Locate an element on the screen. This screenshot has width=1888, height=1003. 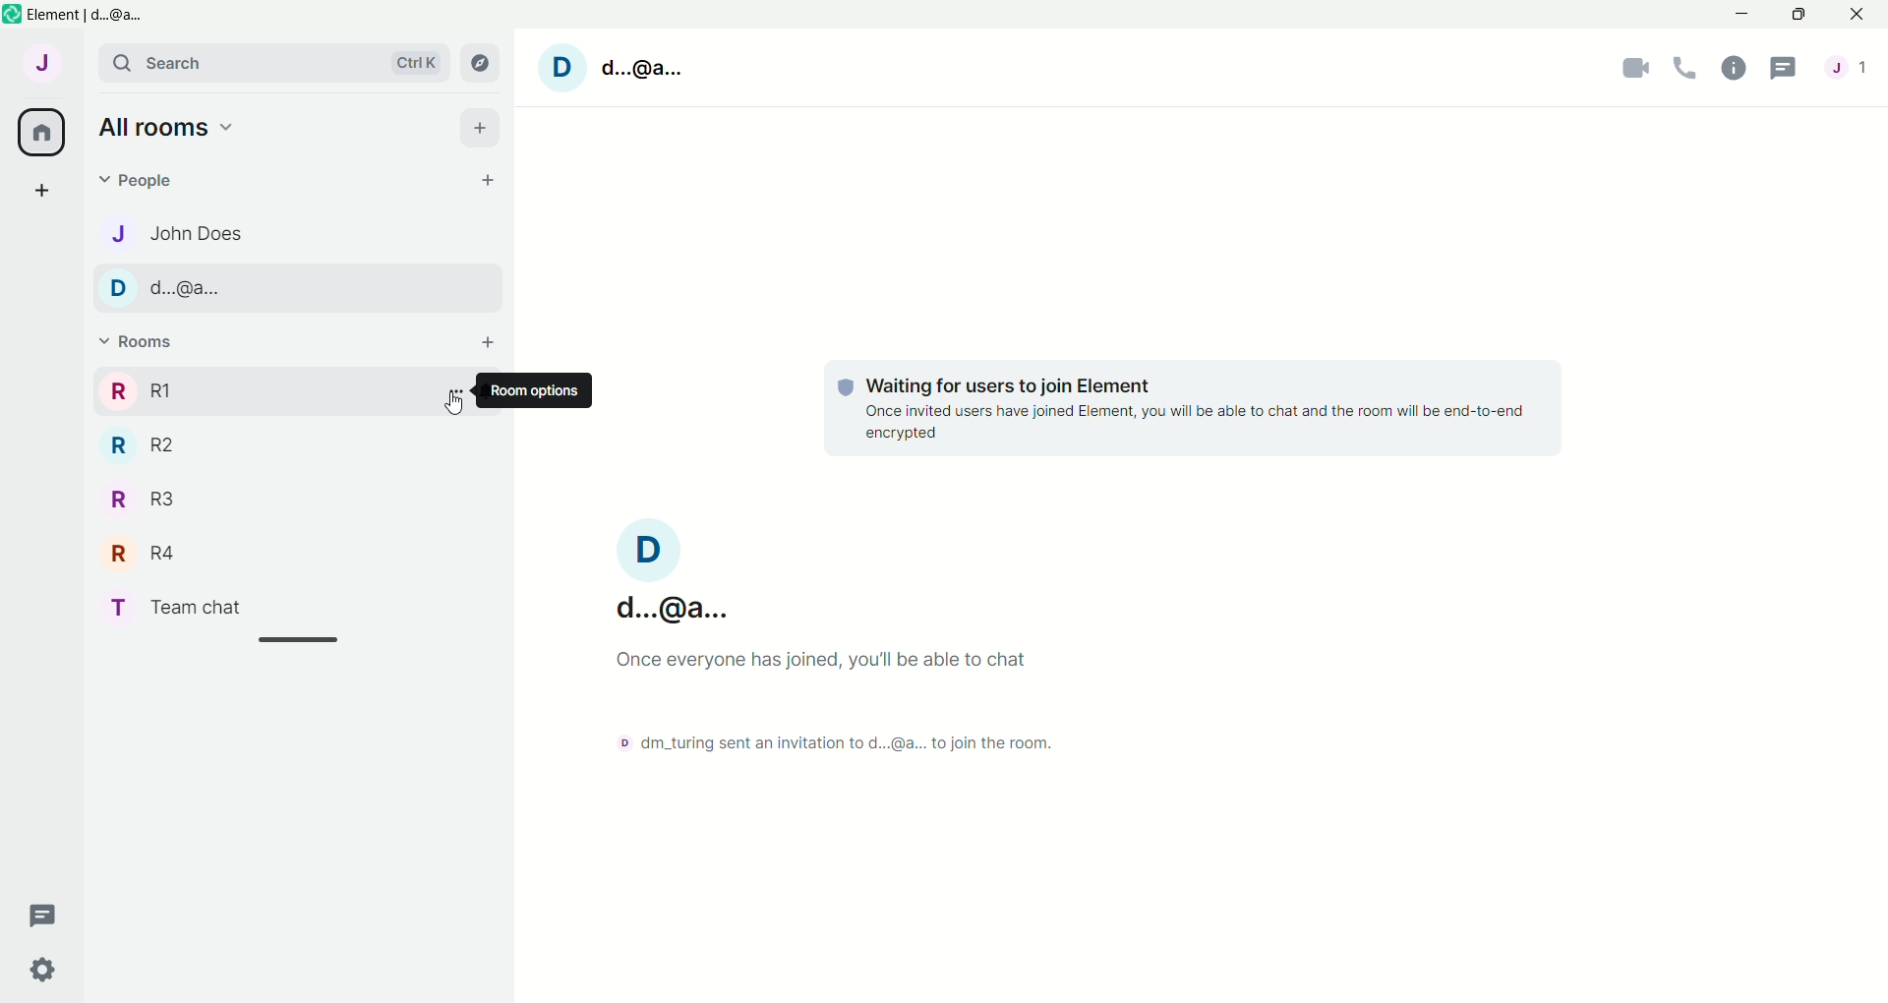
Campus is located at coordinates (484, 63).